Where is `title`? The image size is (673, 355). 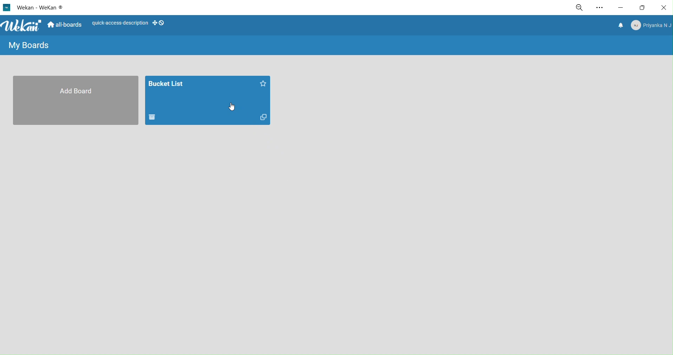 title is located at coordinates (22, 25).